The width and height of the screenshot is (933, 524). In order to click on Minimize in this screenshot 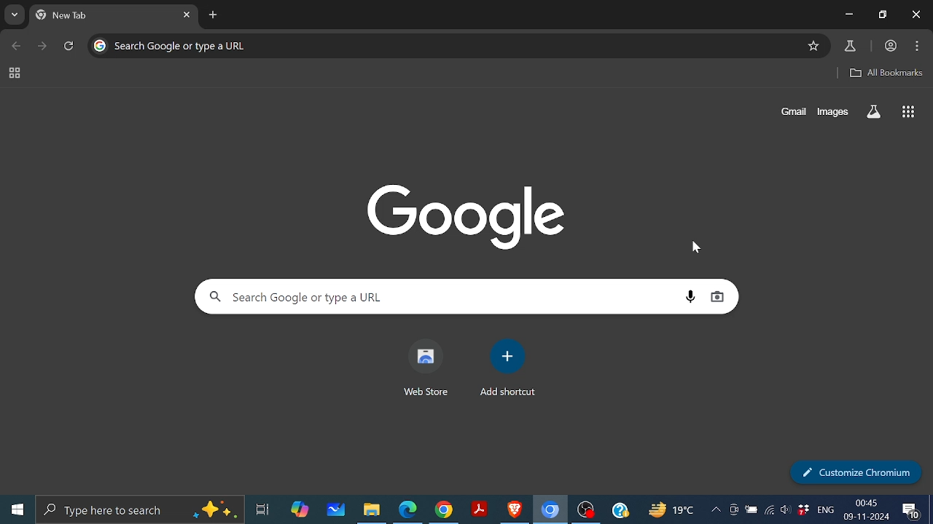, I will do `click(849, 15)`.